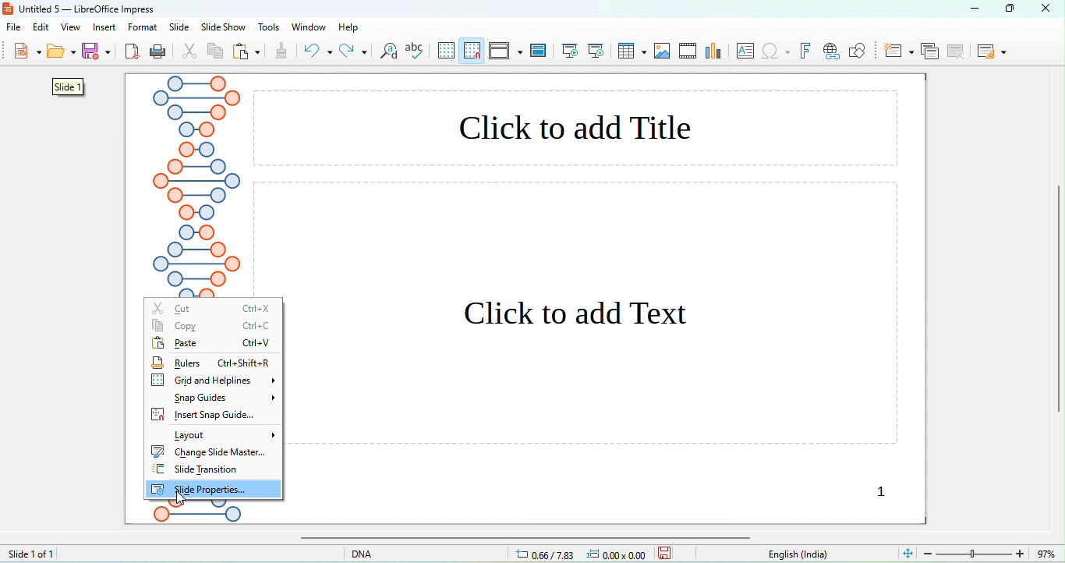 The width and height of the screenshot is (1065, 563). I want to click on slide transition, so click(207, 469).